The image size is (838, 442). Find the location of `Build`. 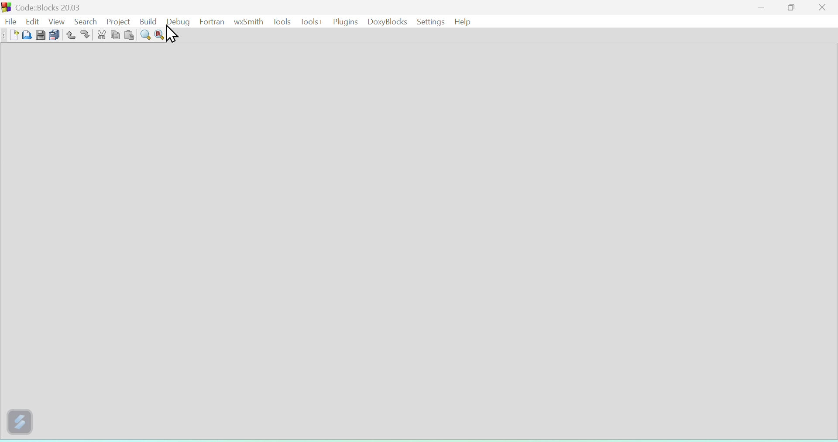

Build is located at coordinates (148, 20).